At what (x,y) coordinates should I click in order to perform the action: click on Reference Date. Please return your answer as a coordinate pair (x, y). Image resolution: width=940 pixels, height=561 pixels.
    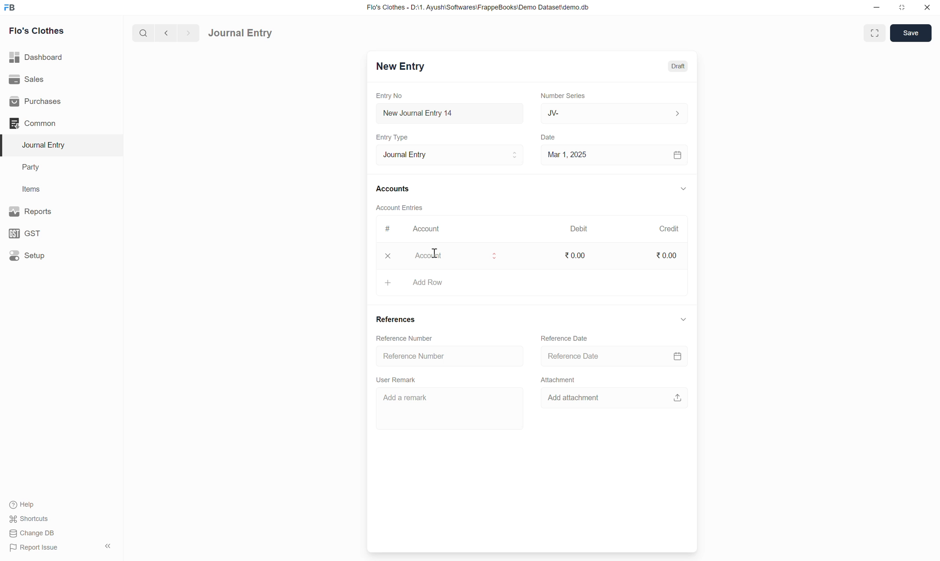
    Looking at the image, I should click on (565, 338).